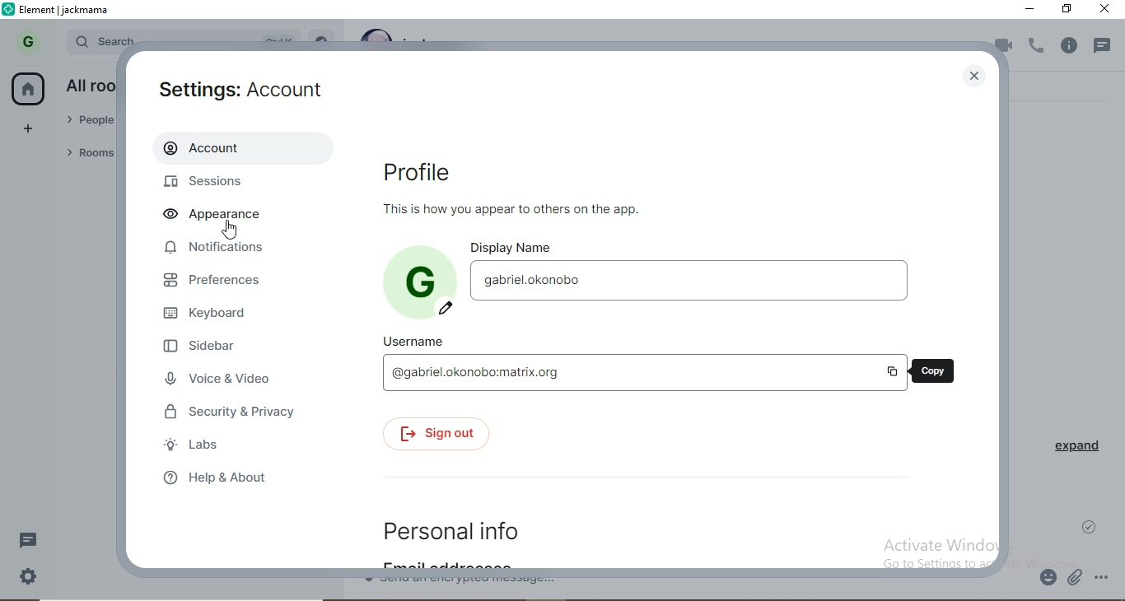 This screenshot has height=601, width=1125. What do you see at coordinates (944, 542) in the screenshot?
I see `Activate Windows` at bounding box center [944, 542].